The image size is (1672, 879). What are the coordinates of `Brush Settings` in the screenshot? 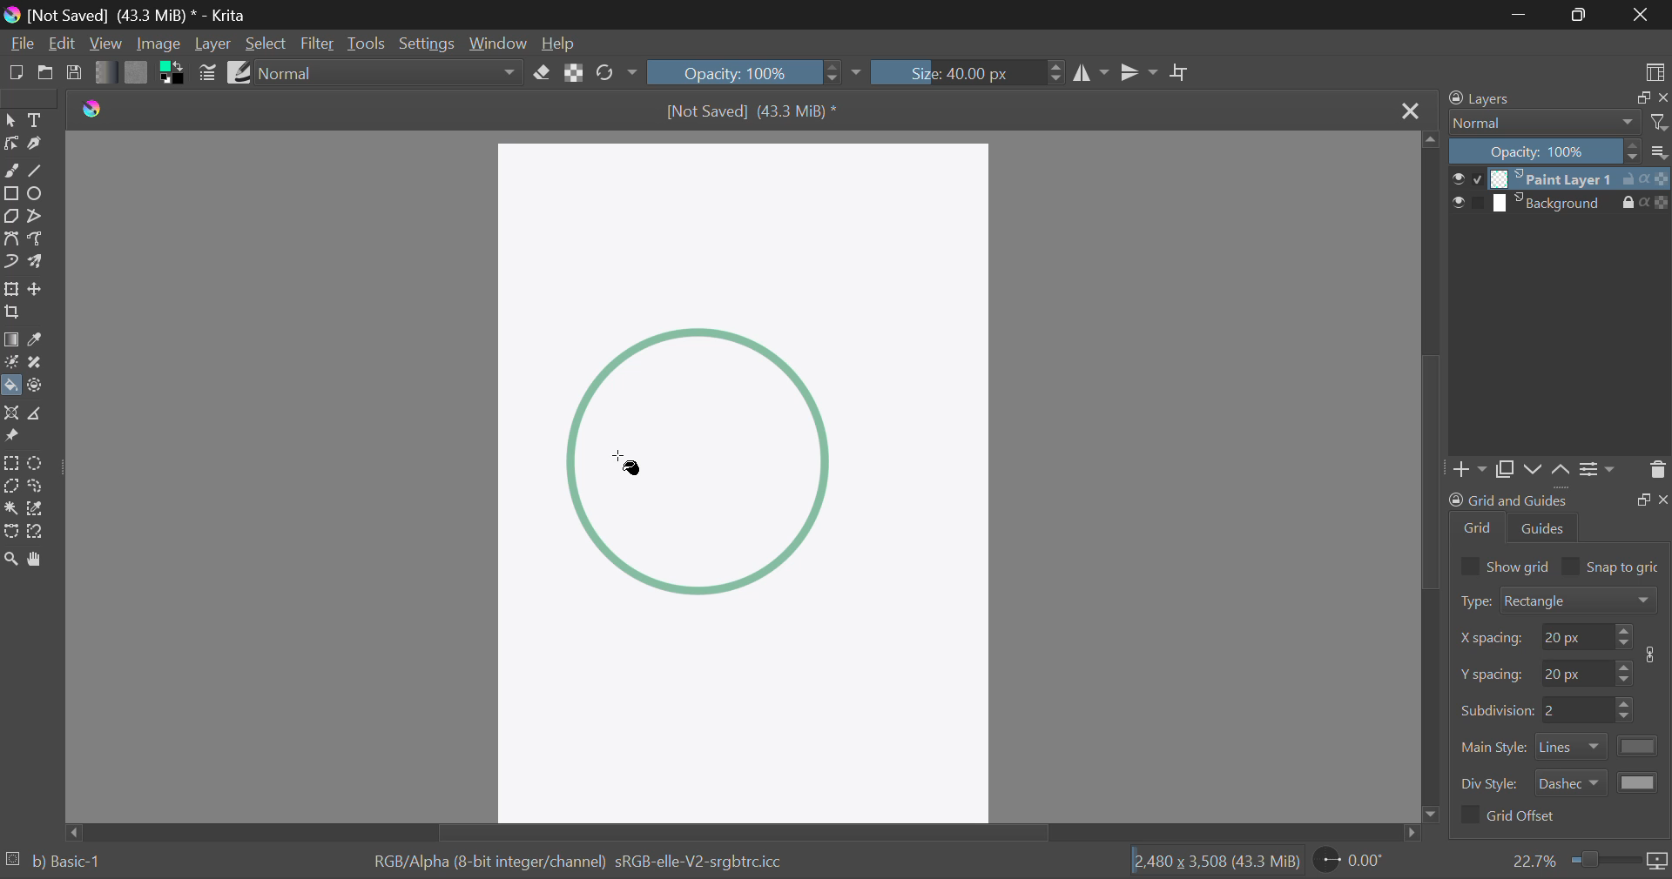 It's located at (207, 73).